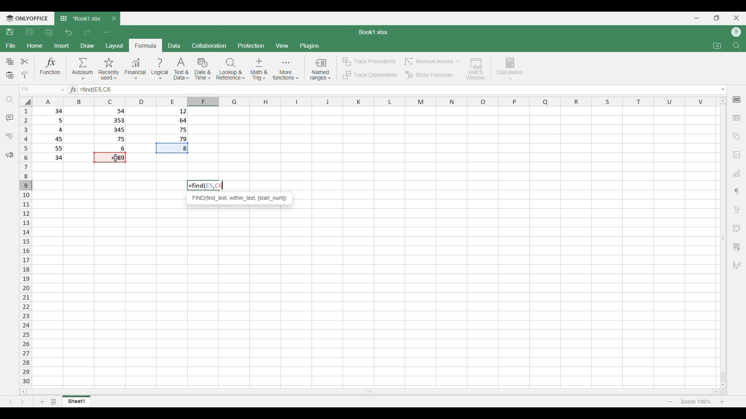 The height and width of the screenshot is (419, 746). Describe the element at coordinates (83, 68) in the screenshot. I see `Autosum` at that location.